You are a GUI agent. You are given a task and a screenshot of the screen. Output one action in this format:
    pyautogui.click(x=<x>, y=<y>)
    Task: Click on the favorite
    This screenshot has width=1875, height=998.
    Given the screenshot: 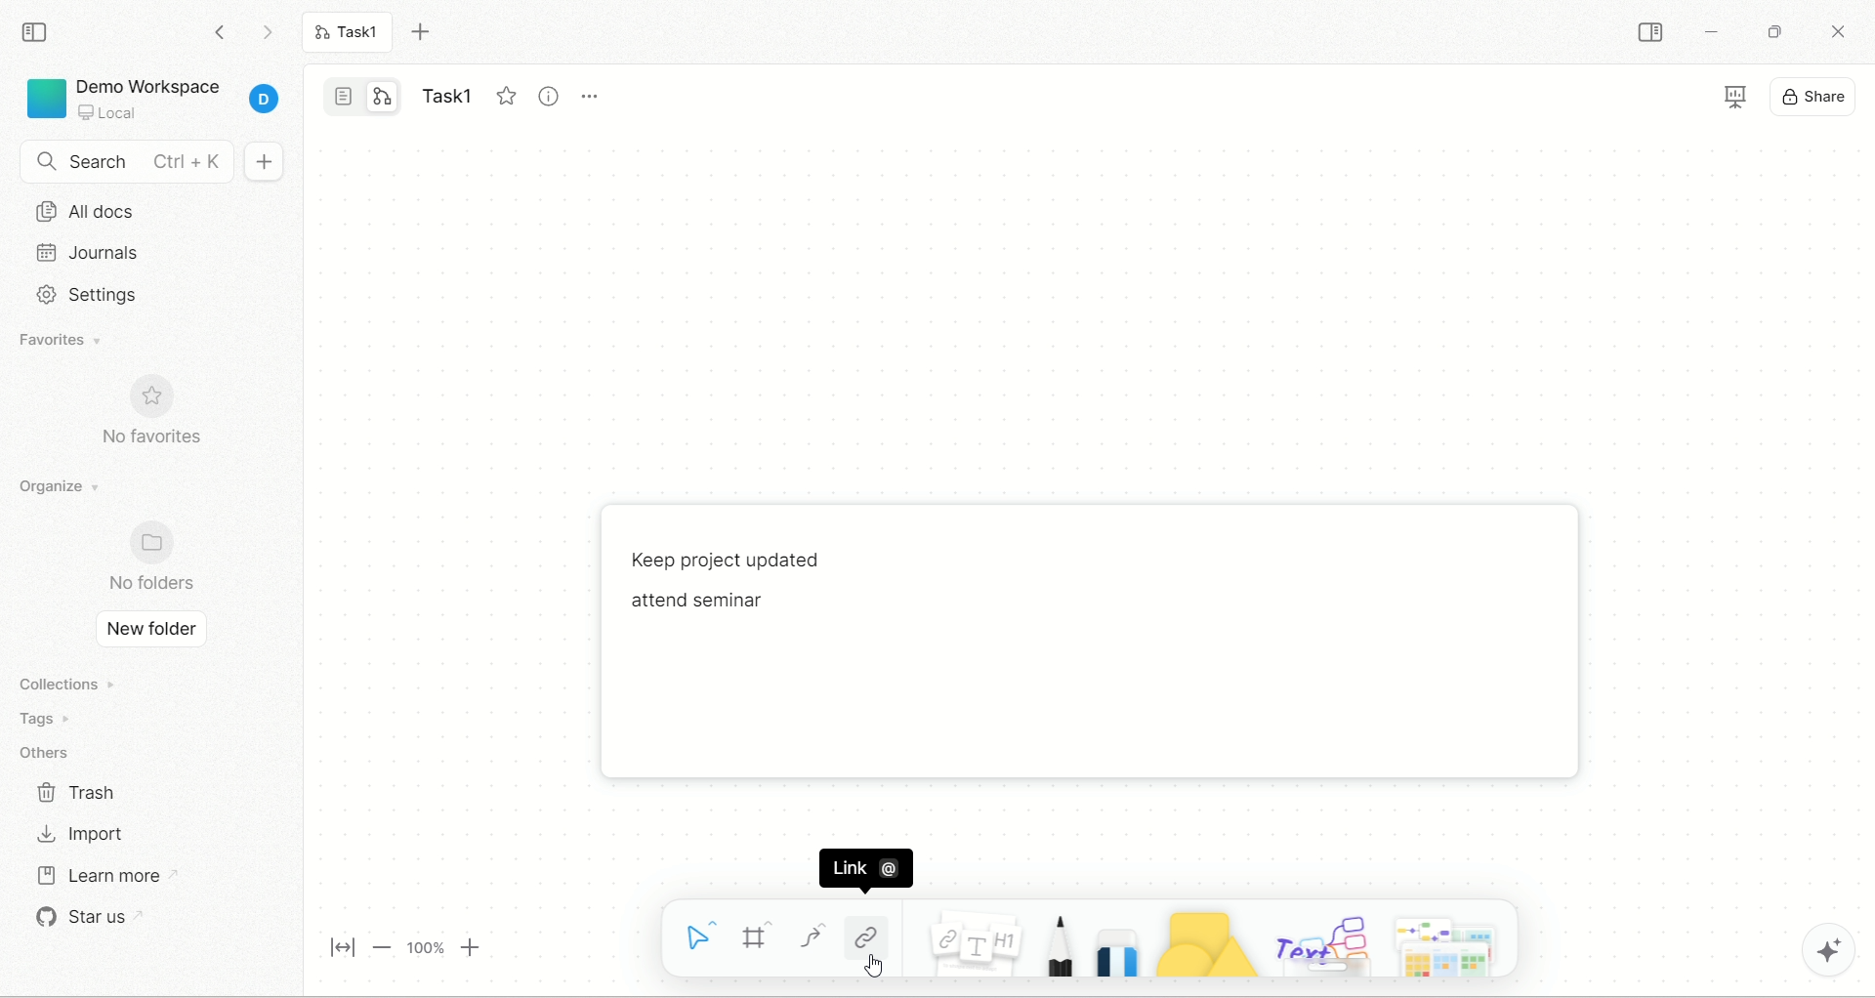 What is the action you would take?
    pyautogui.click(x=503, y=96)
    